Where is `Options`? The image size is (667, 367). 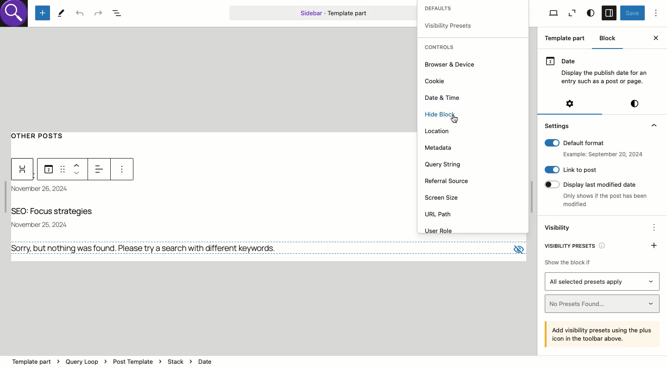
Options is located at coordinates (656, 12).